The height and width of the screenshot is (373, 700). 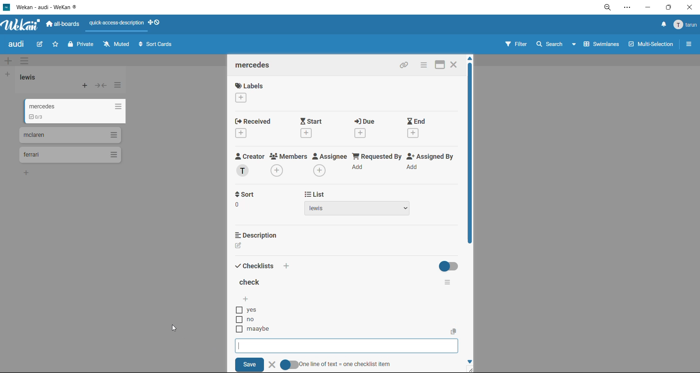 I want to click on title of checklist, so click(x=253, y=282).